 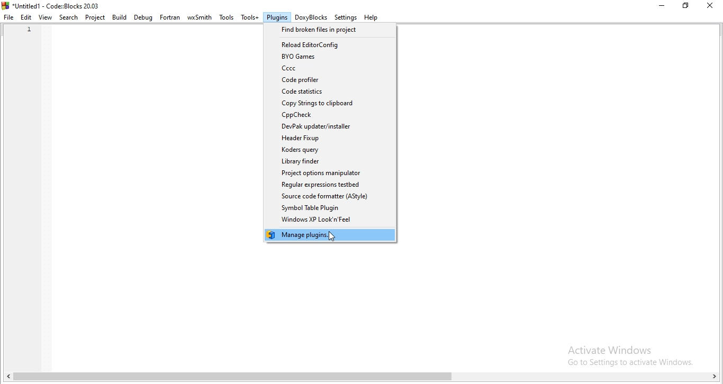 What do you see at coordinates (311, 17) in the screenshot?
I see `DoxyBlocks` at bounding box center [311, 17].